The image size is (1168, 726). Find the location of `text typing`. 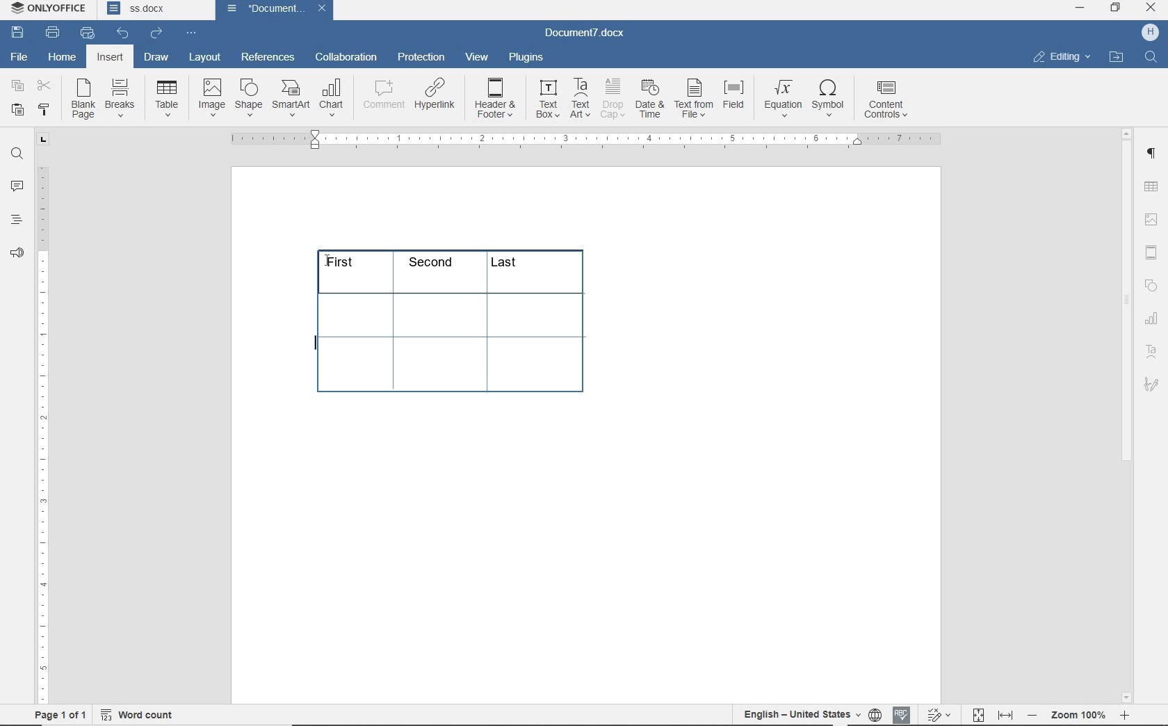

text typing is located at coordinates (313, 348).